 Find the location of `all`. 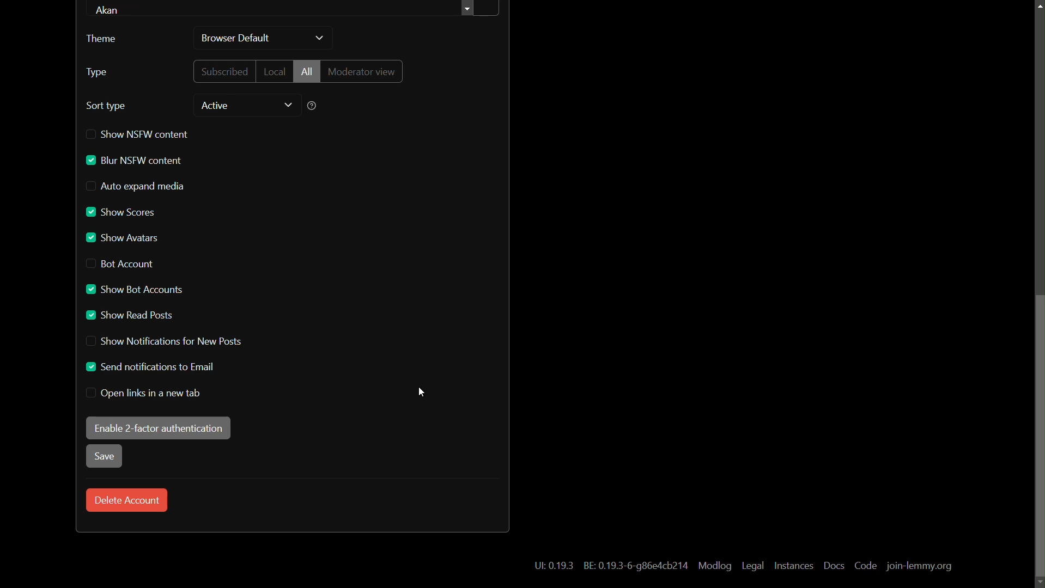

all is located at coordinates (306, 71).